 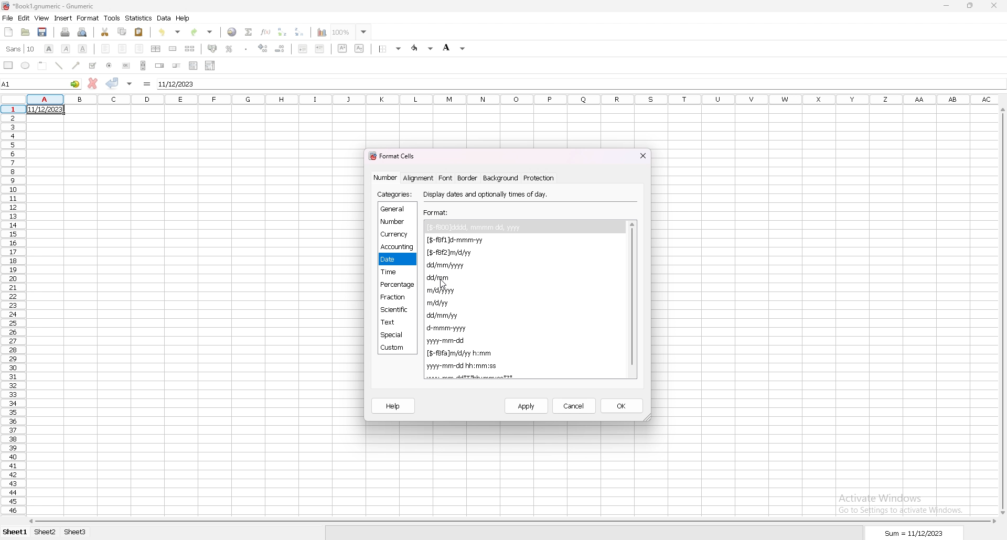 What do you see at coordinates (24, 18) in the screenshot?
I see `edit` at bounding box center [24, 18].